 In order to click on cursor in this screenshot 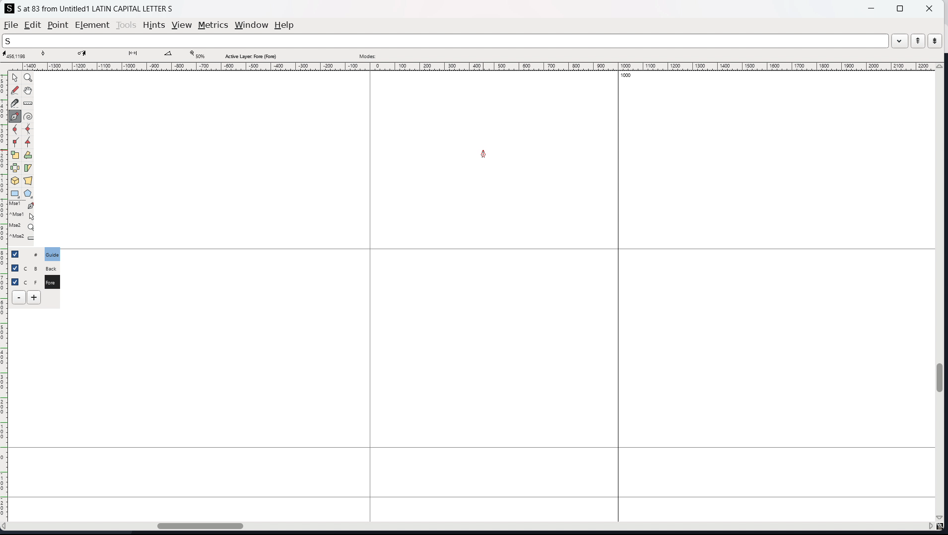, I will do `click(483, 153)`.